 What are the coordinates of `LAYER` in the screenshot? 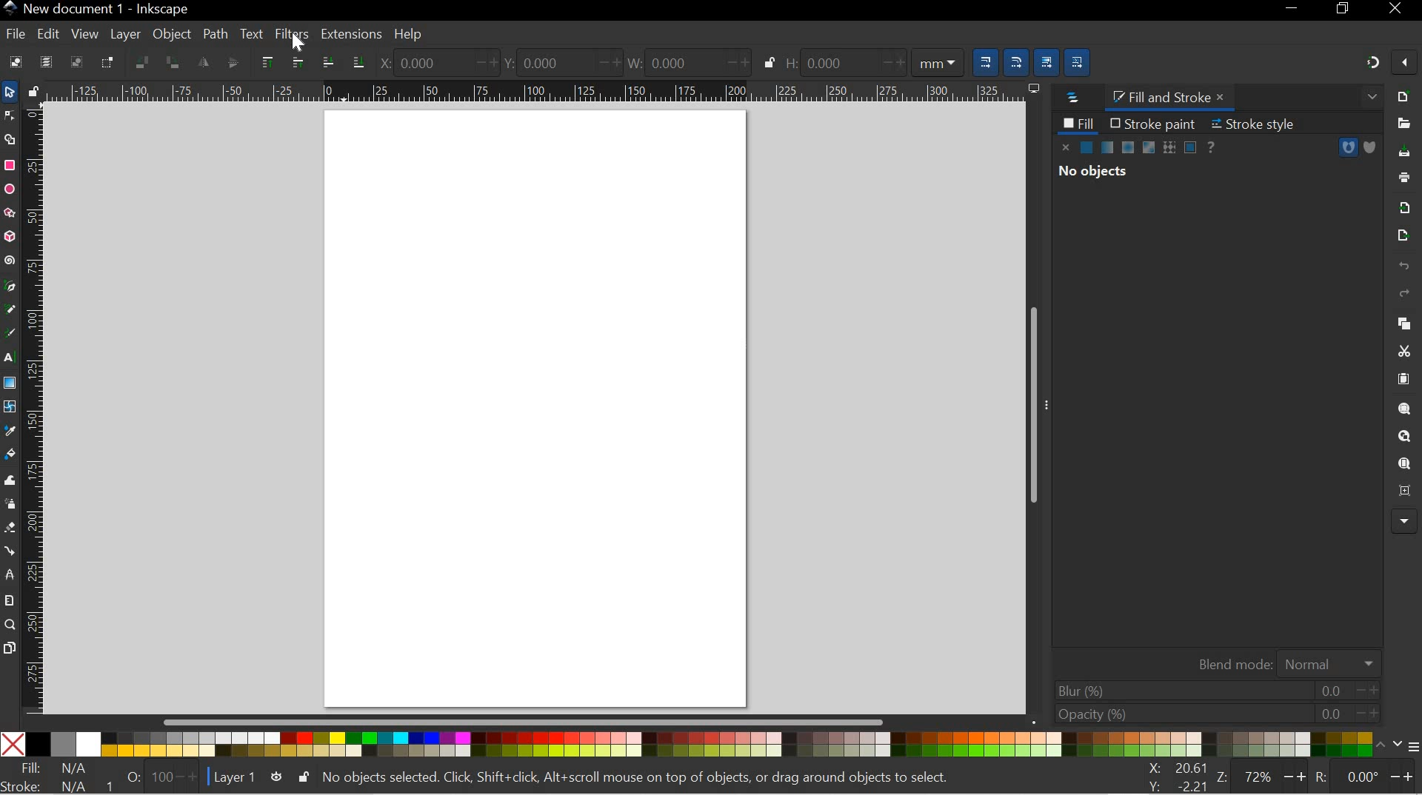 It's located at (126, 34).